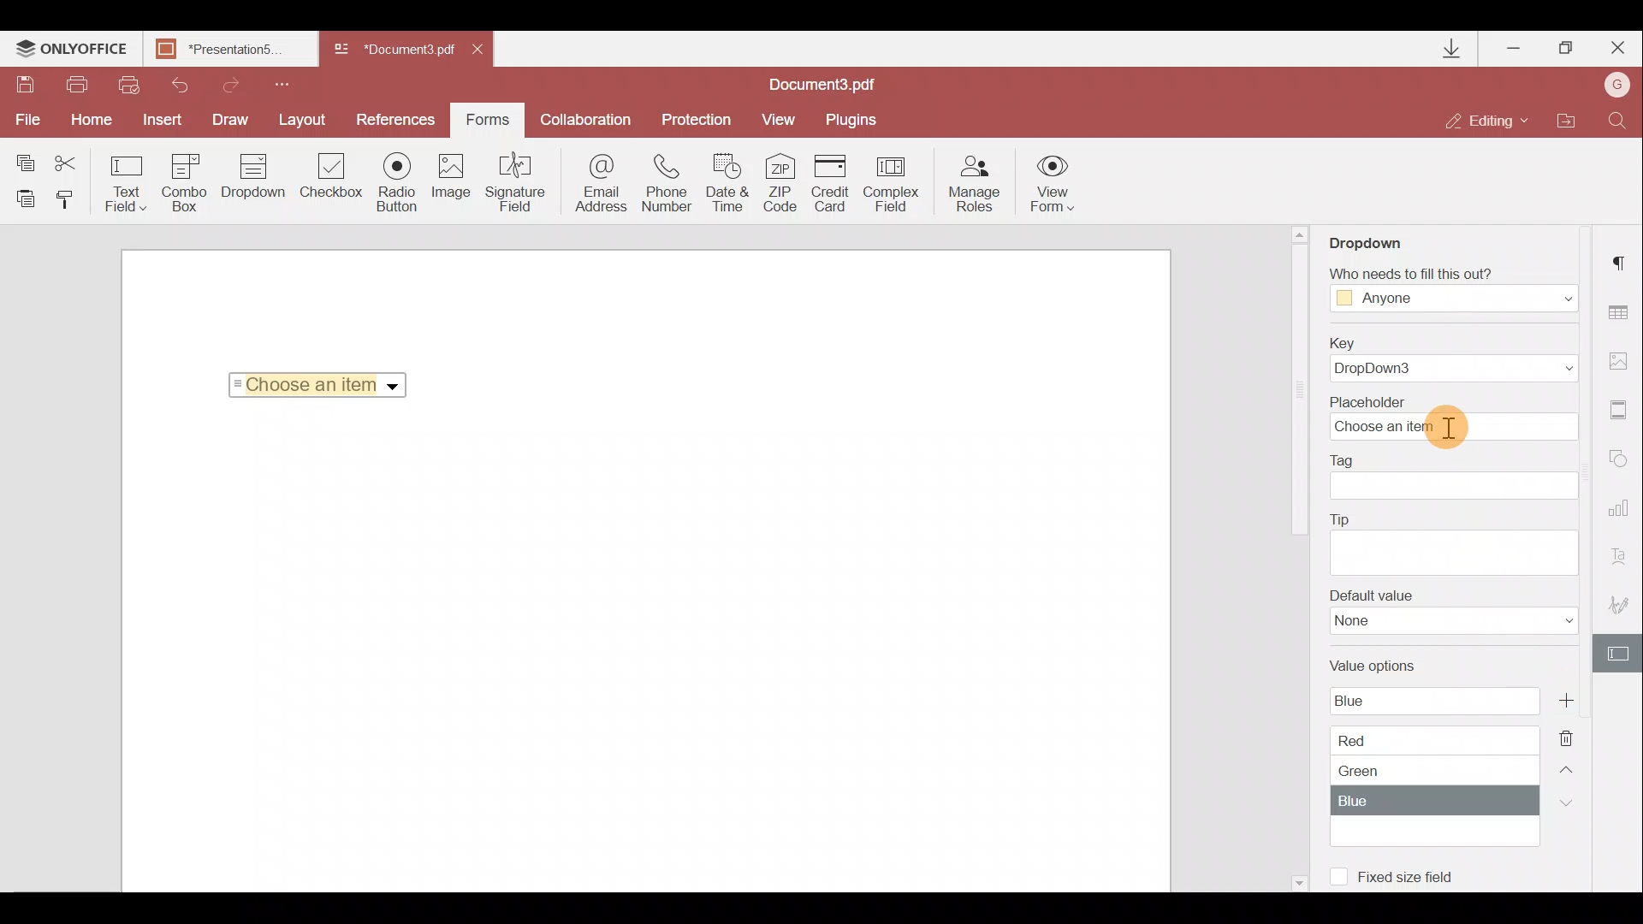 The width and height of the screenshot is (1643, 924). I want to click on Table settings, so click(1626, 312).